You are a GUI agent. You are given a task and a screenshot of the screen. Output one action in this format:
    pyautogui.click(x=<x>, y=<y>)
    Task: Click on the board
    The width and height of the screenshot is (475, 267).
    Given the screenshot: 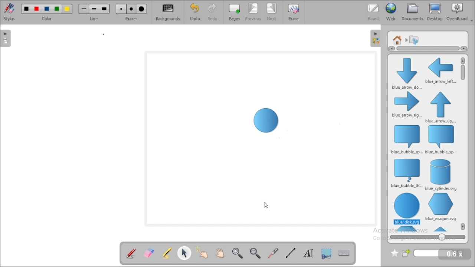 What is the action you would take?
    pyautogui.click(x=373, y=12)
    